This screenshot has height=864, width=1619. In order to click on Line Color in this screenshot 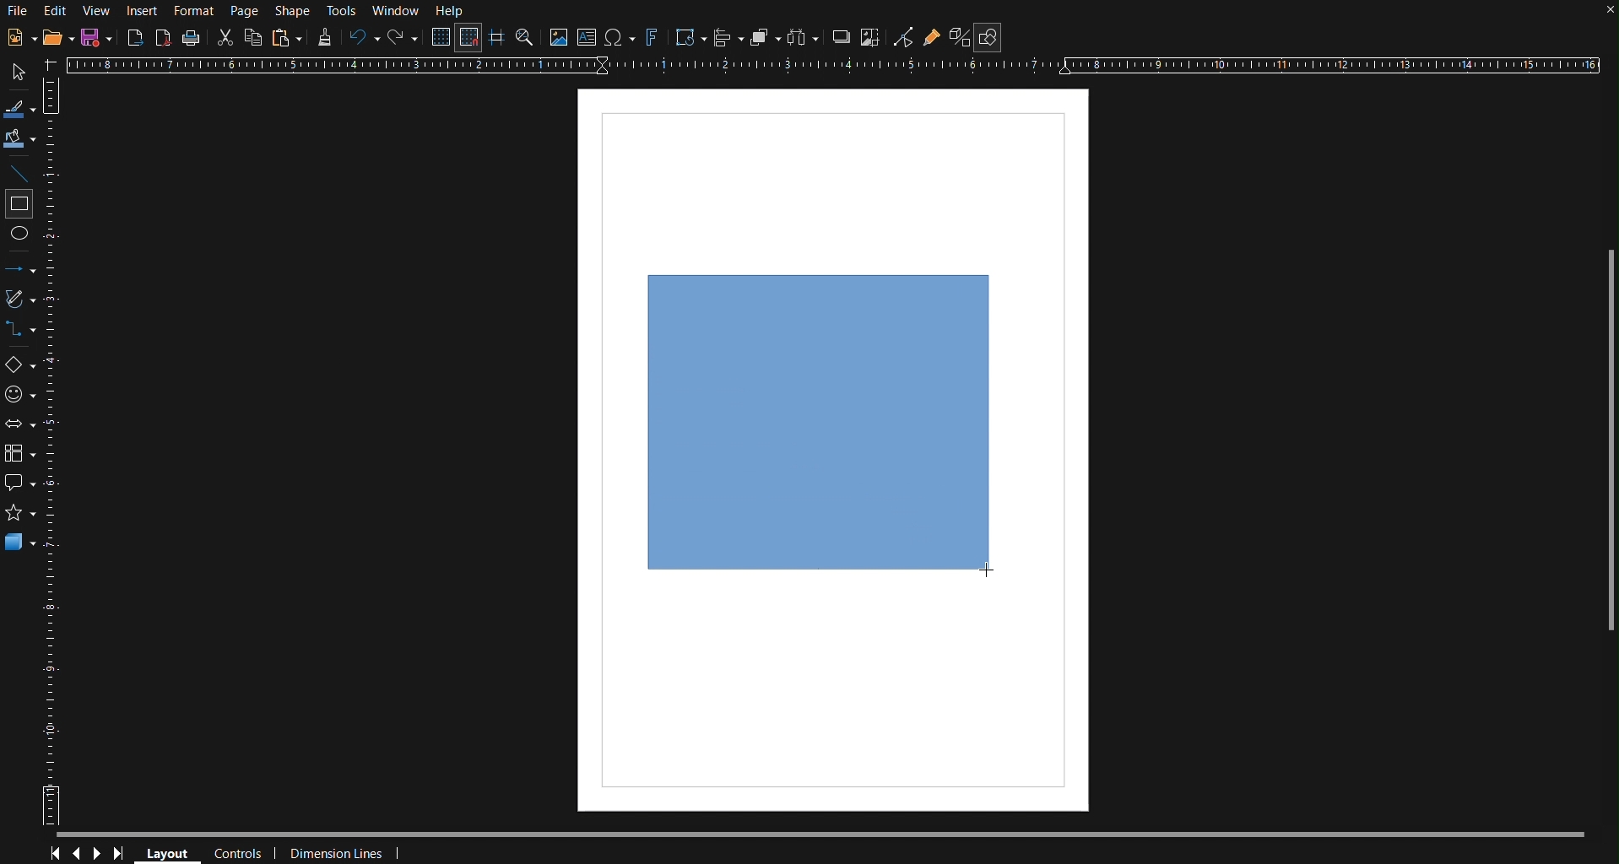, I will do `click(20, 106)`.